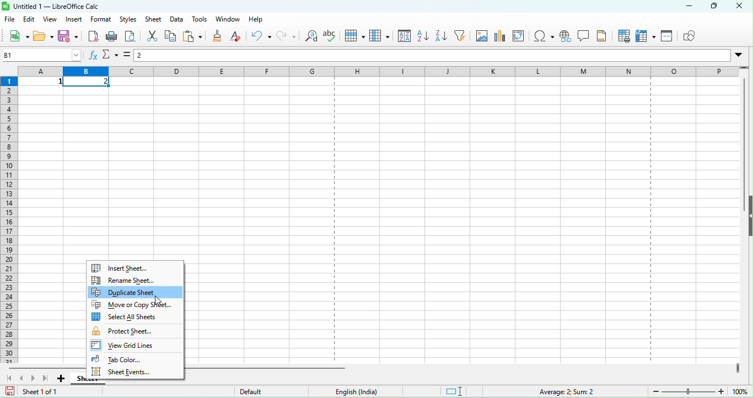  Describe the element at coordinates (133, 38) in the screenshot. I see `print preview` at that location.